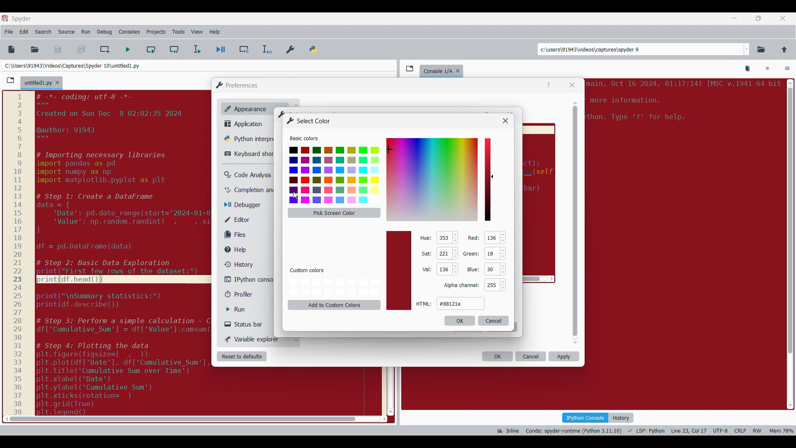  Describe the element at coordinates (747, 49) in the screenshot. I see `Location options` at that location.